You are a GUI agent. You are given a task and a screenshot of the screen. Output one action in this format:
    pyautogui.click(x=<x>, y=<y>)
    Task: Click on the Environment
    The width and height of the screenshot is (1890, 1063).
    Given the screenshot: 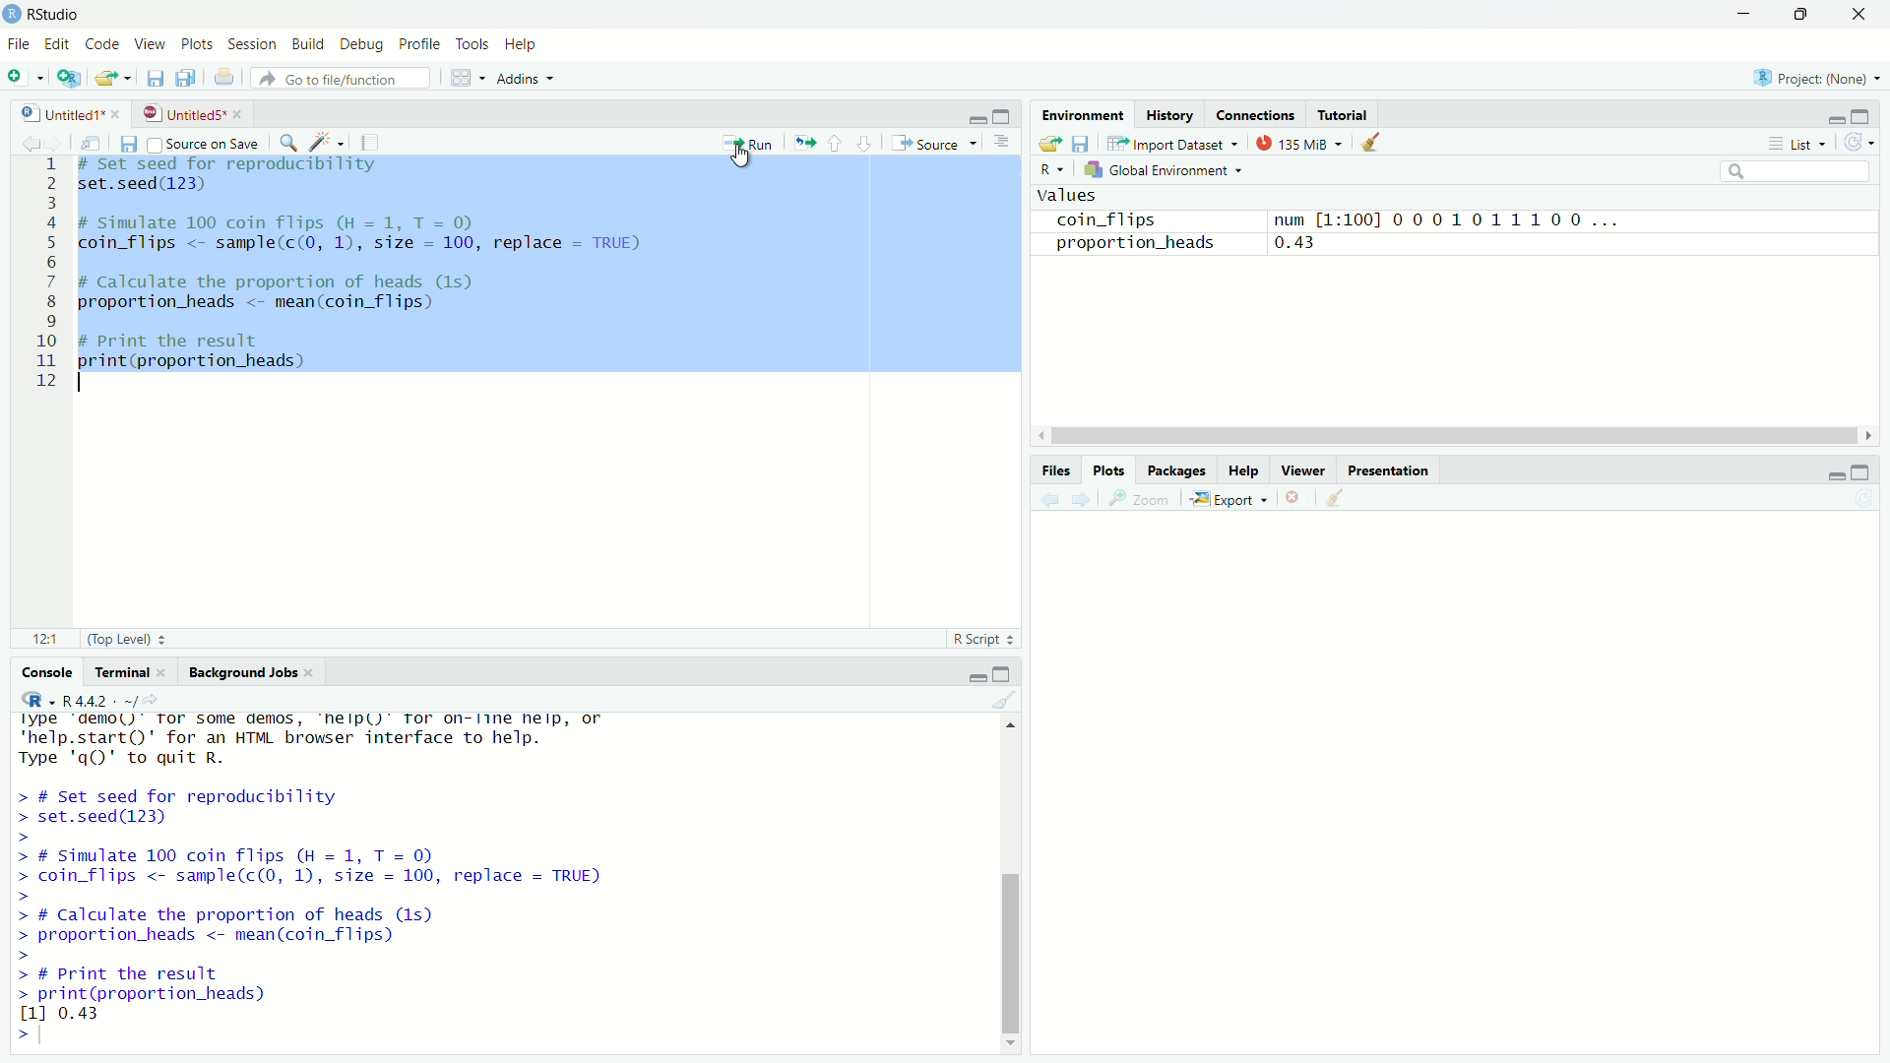 What is the action you would take?
    pyautogui.click(x=1084, y=115)
    